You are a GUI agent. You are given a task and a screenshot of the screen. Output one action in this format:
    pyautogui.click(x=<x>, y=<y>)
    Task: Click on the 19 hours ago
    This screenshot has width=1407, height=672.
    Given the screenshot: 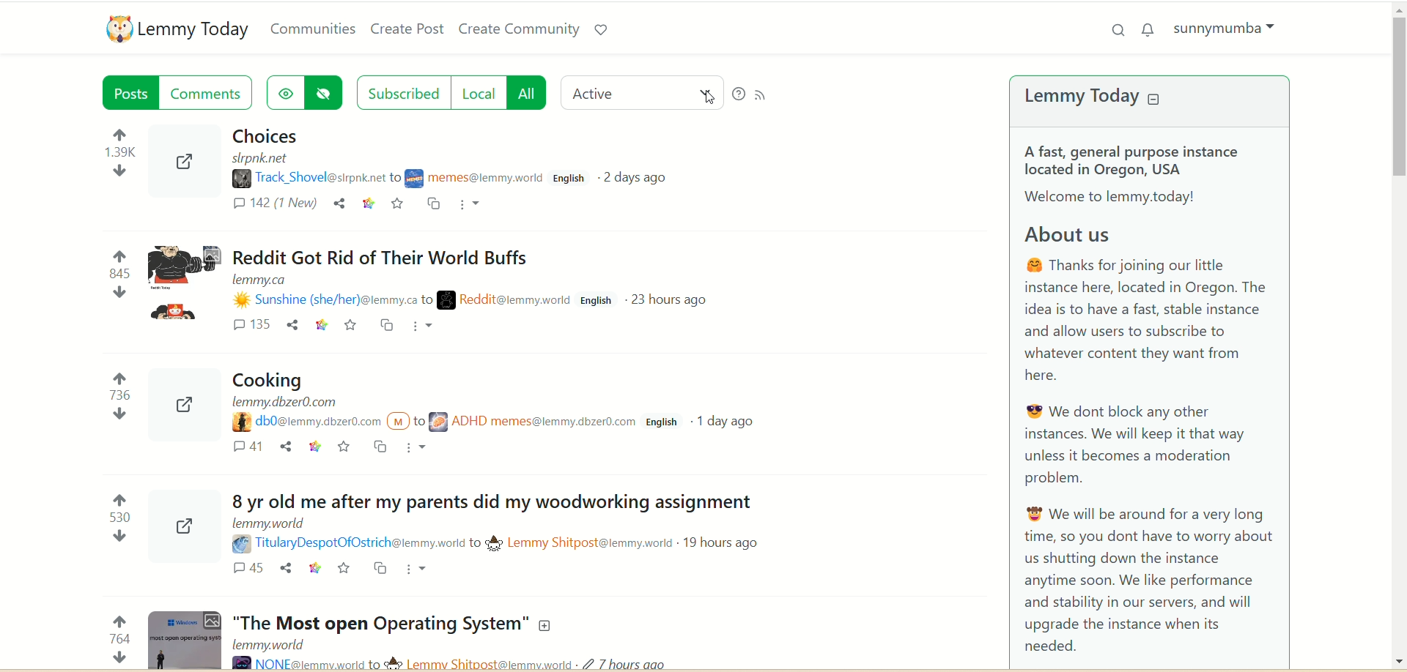 What is the action you would take?
    pyautogui.click(x=714, y=544)
    